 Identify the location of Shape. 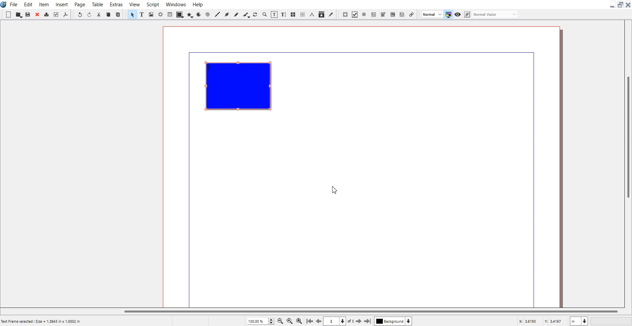
(180, 14).